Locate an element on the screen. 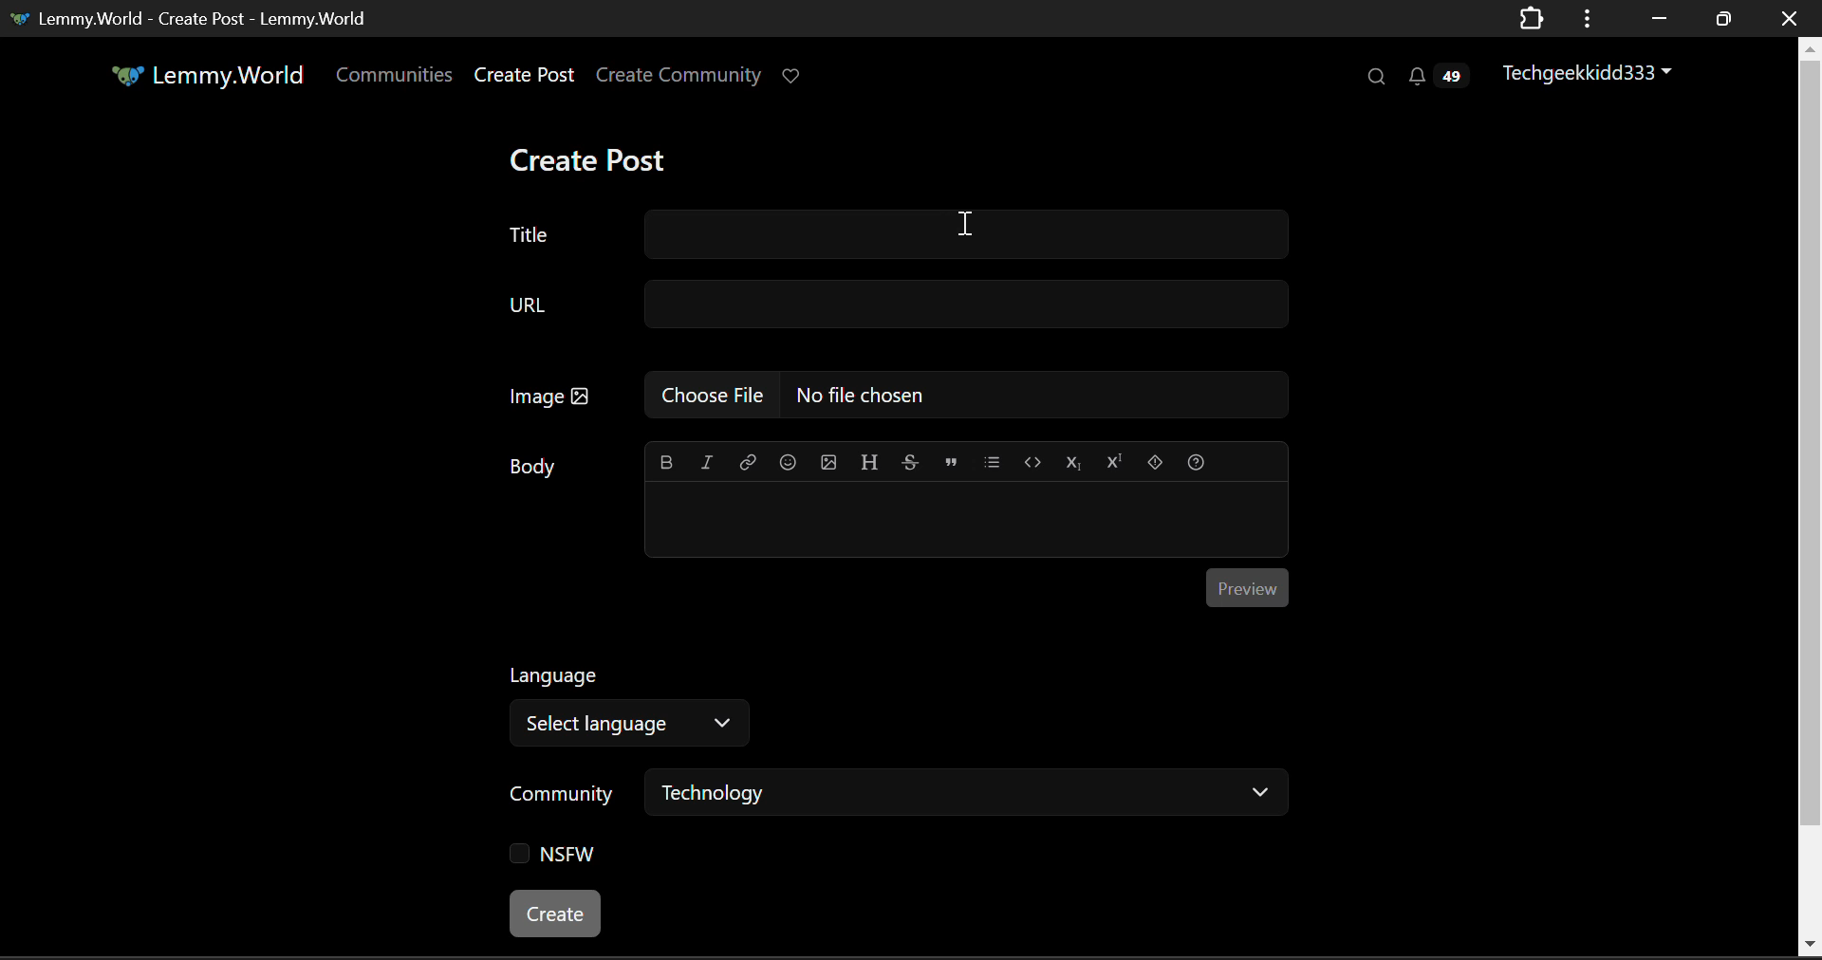  Quote is located at coordinates (950, 463).